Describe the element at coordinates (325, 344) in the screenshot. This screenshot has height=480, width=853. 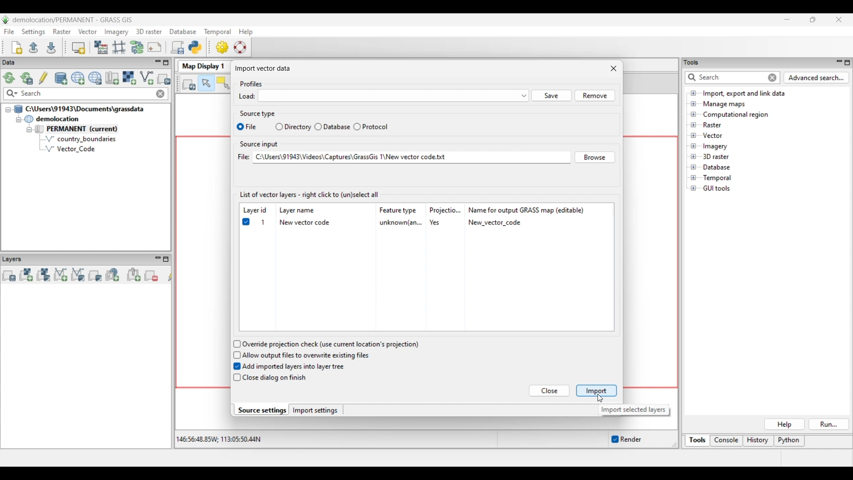
I see `Override projection check` at that location.